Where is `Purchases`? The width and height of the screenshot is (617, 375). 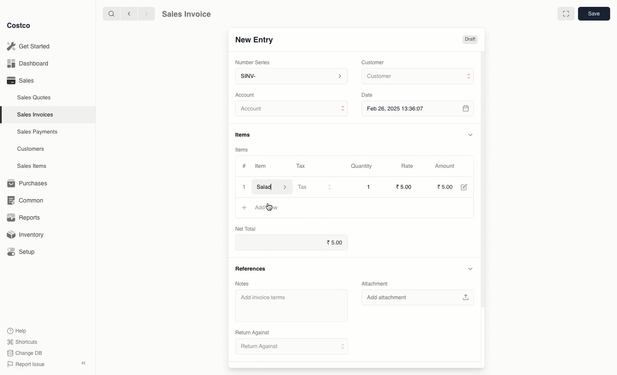 Purchases is located at coordinates (30, 183).